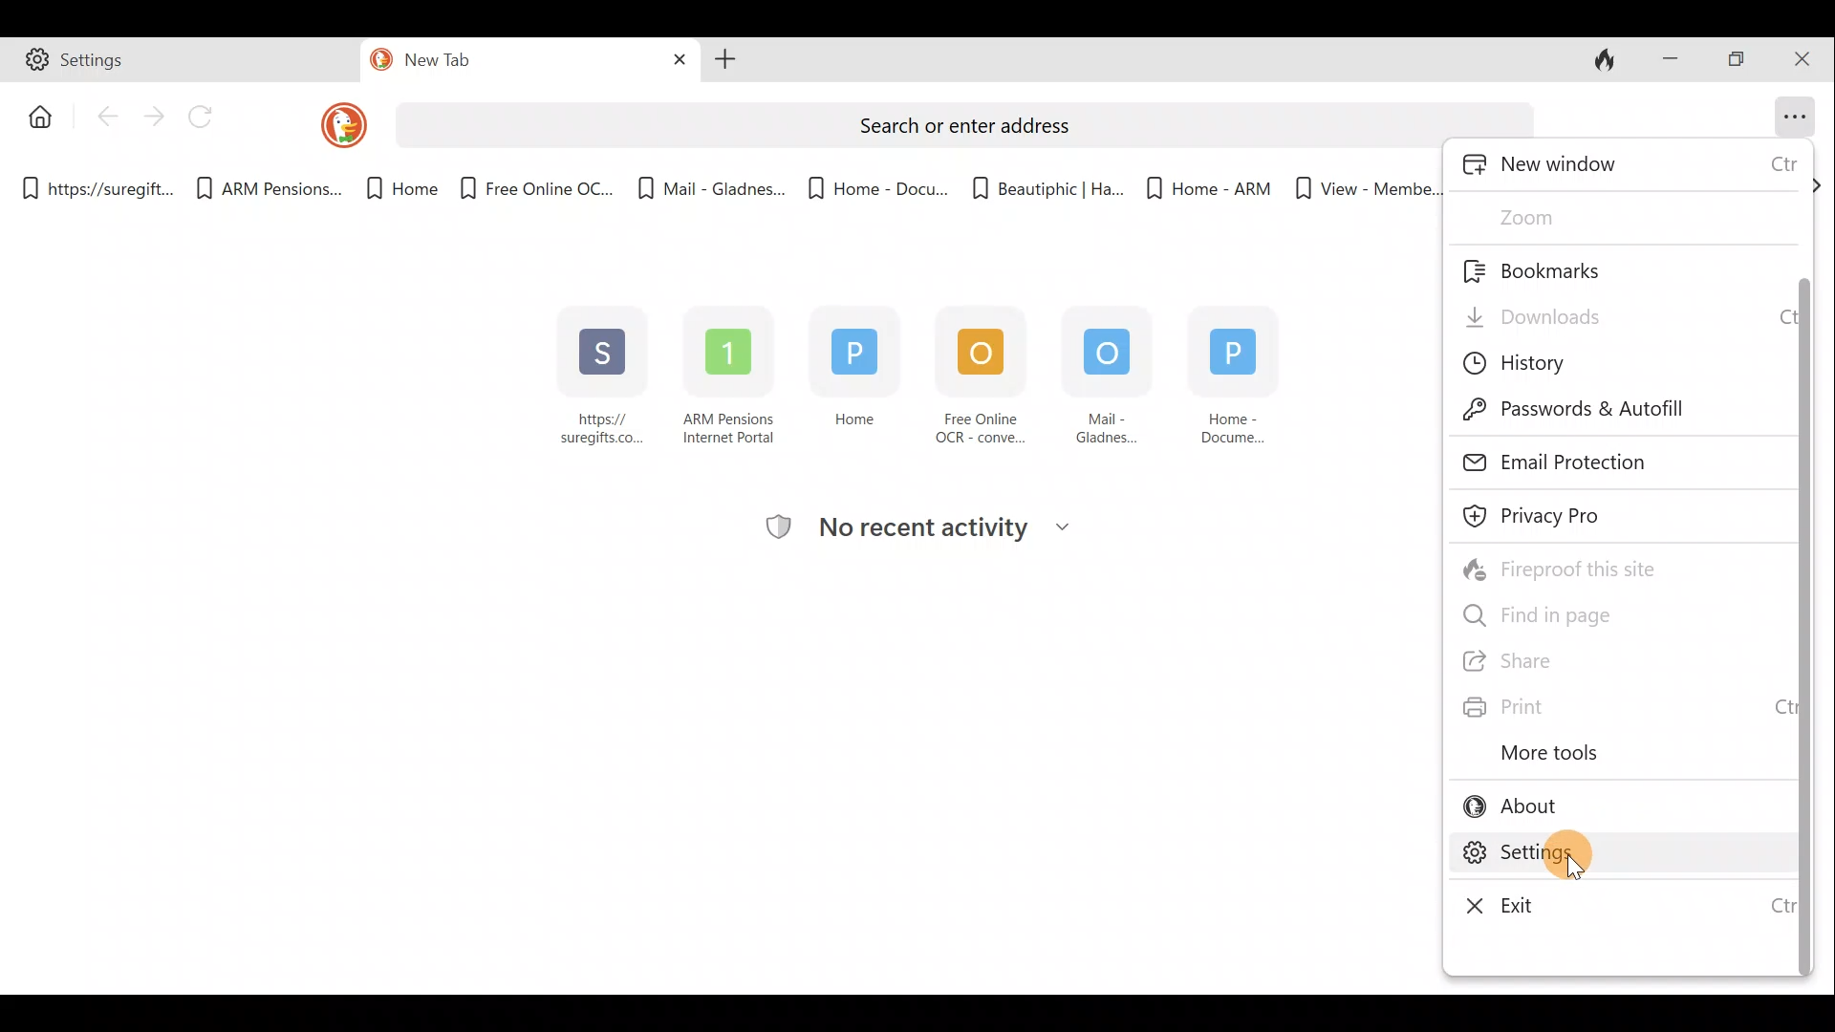 The height and width of the screenshot is (1032, 1835). What do you see at coordinates (1802, 59) in the screenshot?
I see `Close` at bounding box center [1802, 59].